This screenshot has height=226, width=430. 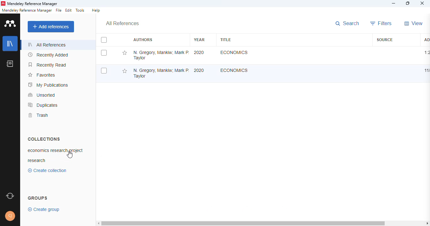 What do you see at coordinates (10, 63) in the screenshot?
I see `notebook` at bounding box center [10, 63].